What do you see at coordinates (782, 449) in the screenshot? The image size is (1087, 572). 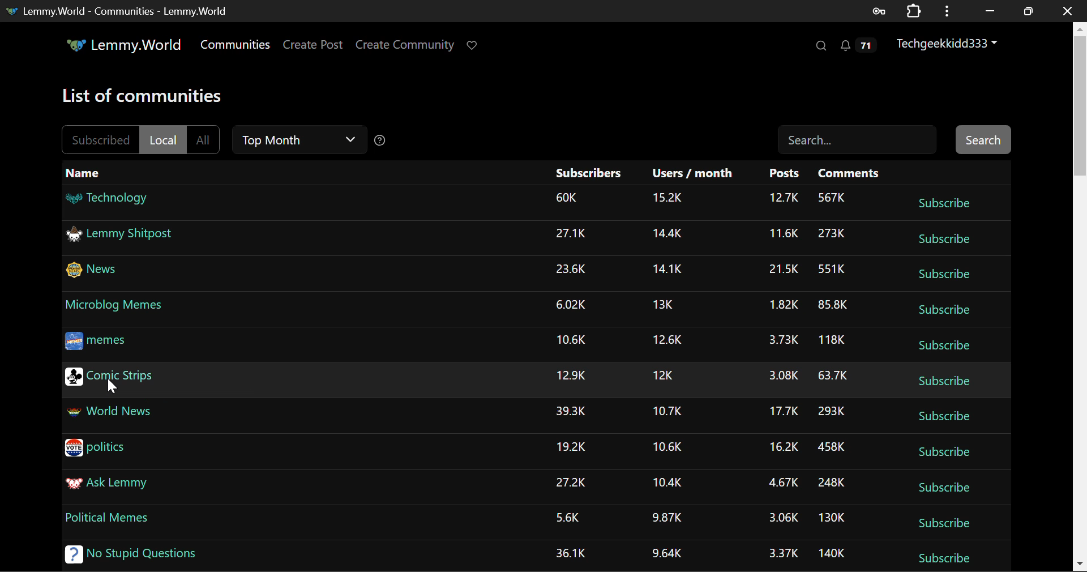 I see `16.2K` at bounding box center [782, 449].